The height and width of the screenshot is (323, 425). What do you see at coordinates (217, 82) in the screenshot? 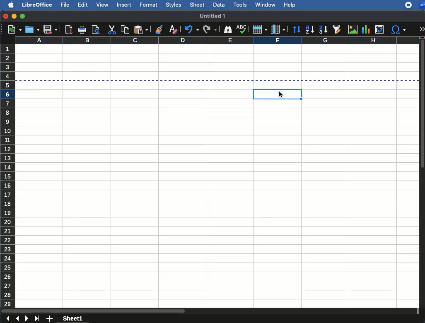
I see `page break` at bounding box center [217, 82].